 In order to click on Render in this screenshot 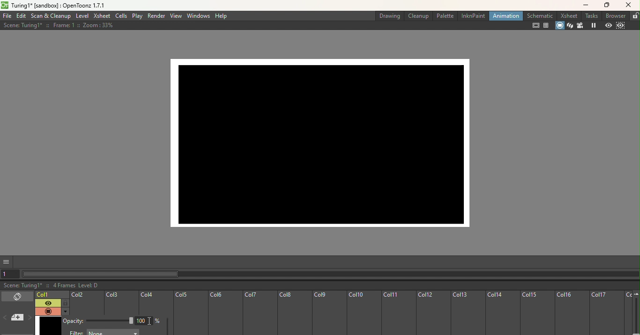, I will do `click(156, 16)`.